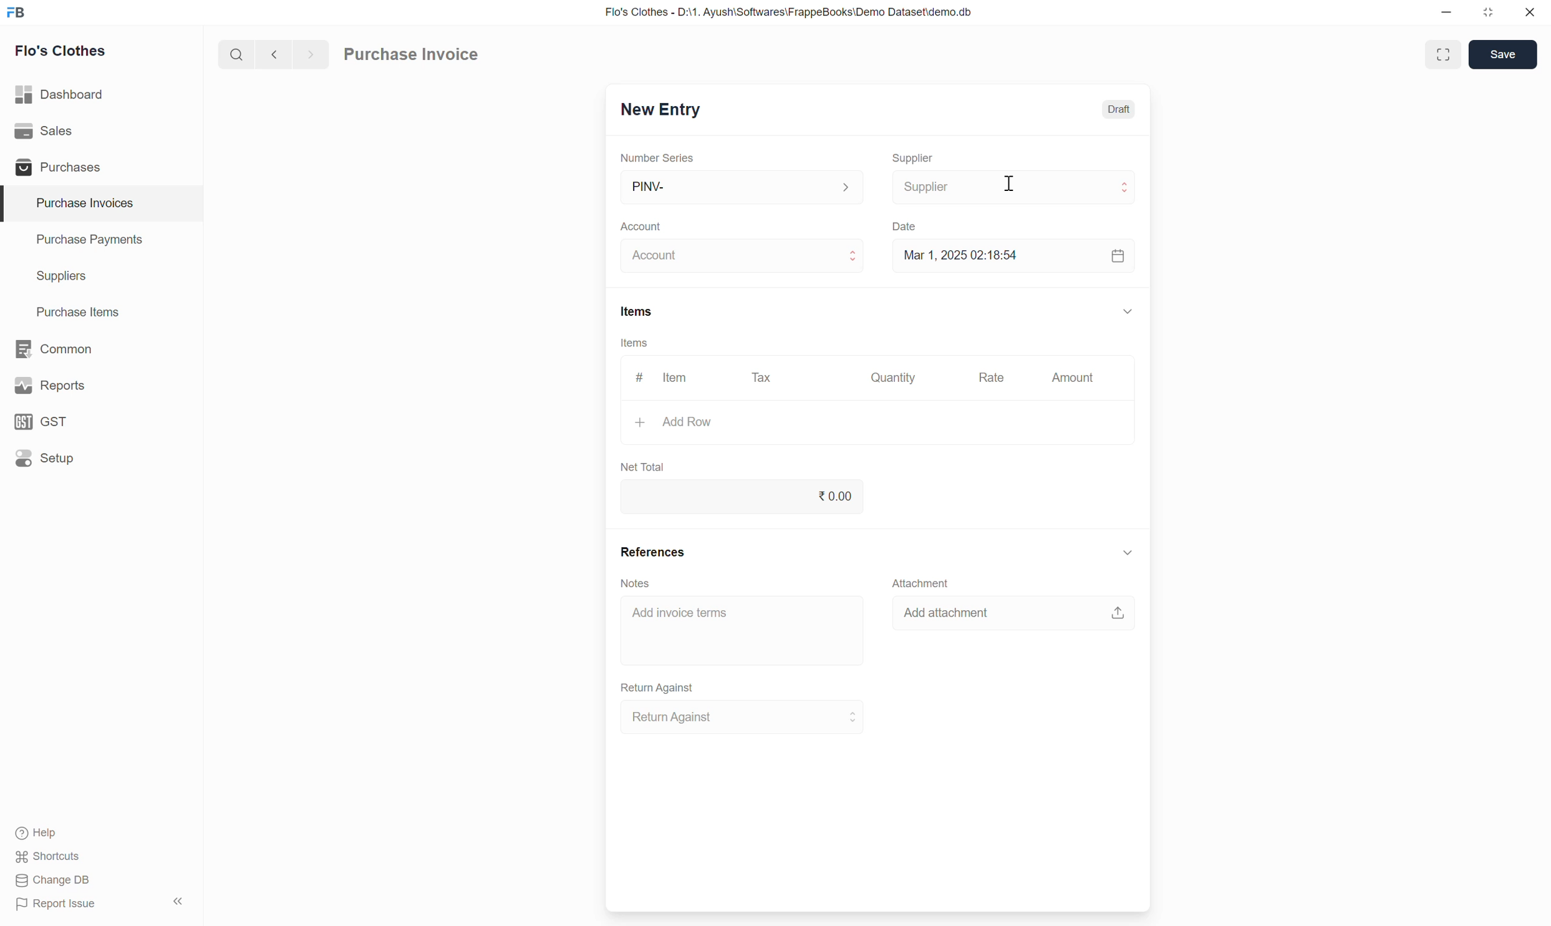  Describe the element at coordinates (640, 227) in the screenshot. I see `Account` at that location.